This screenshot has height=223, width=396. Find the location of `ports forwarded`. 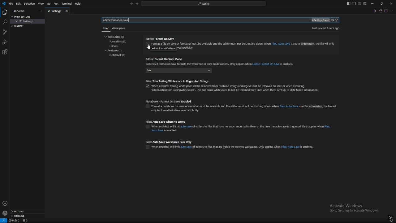

ports forwarded is located at coordinates (26, 221).